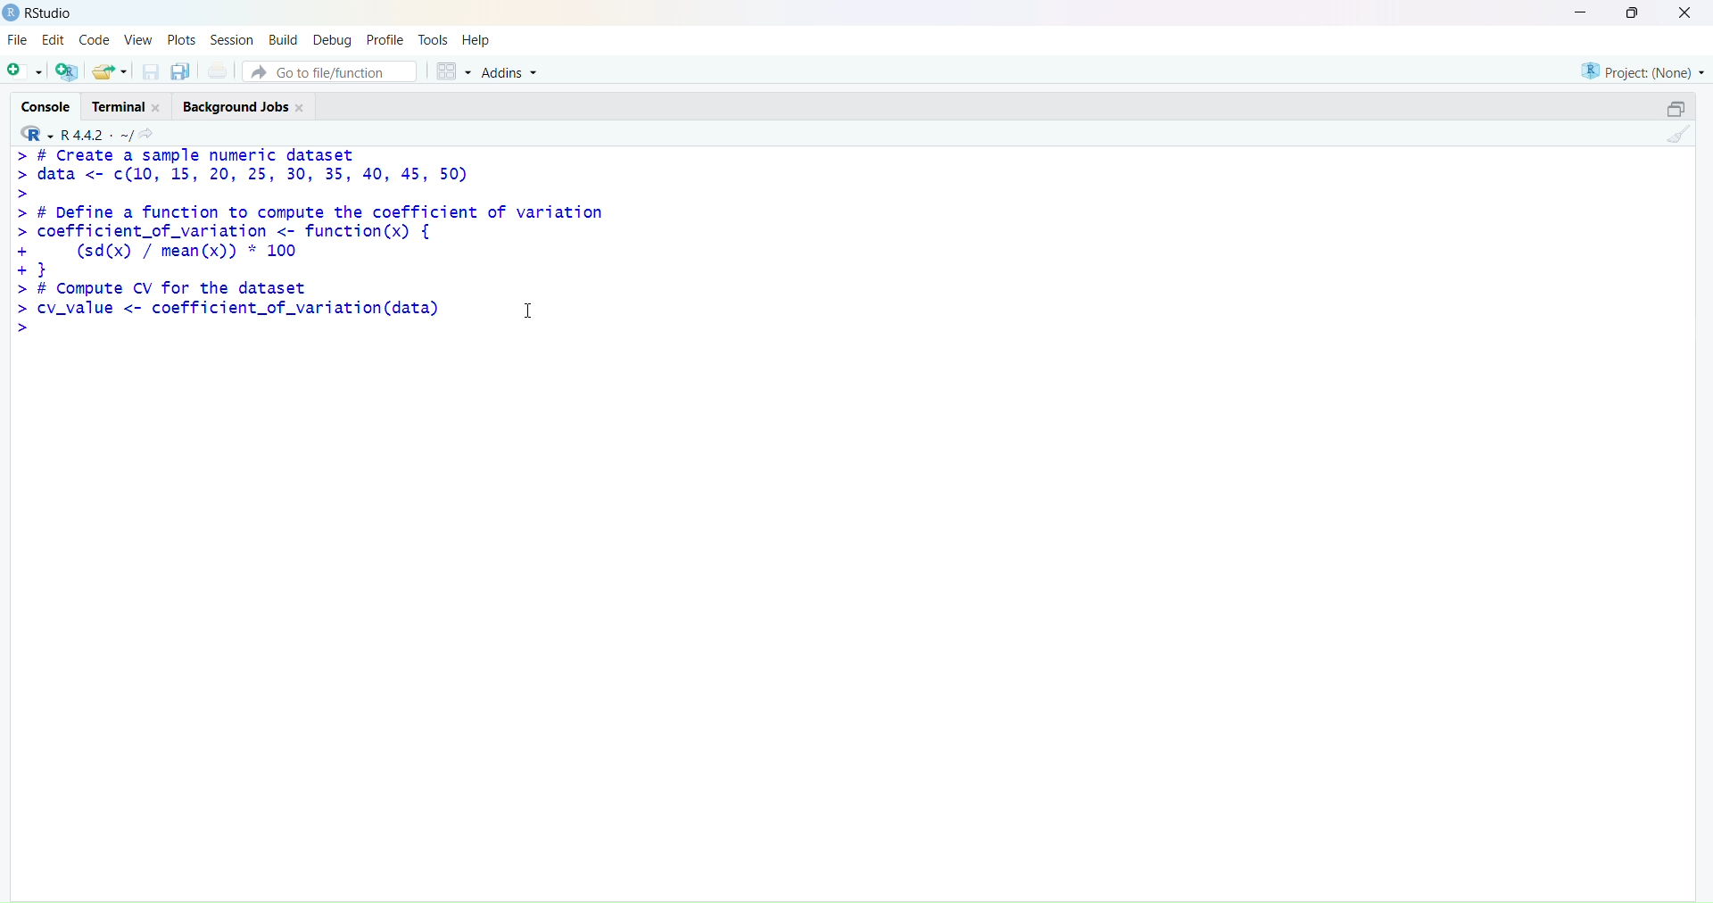 The width and height of the screenshot is (1713, 903). Describe the element at coordinates (511, 73) in the screenshot. I see `Addins` at that location.